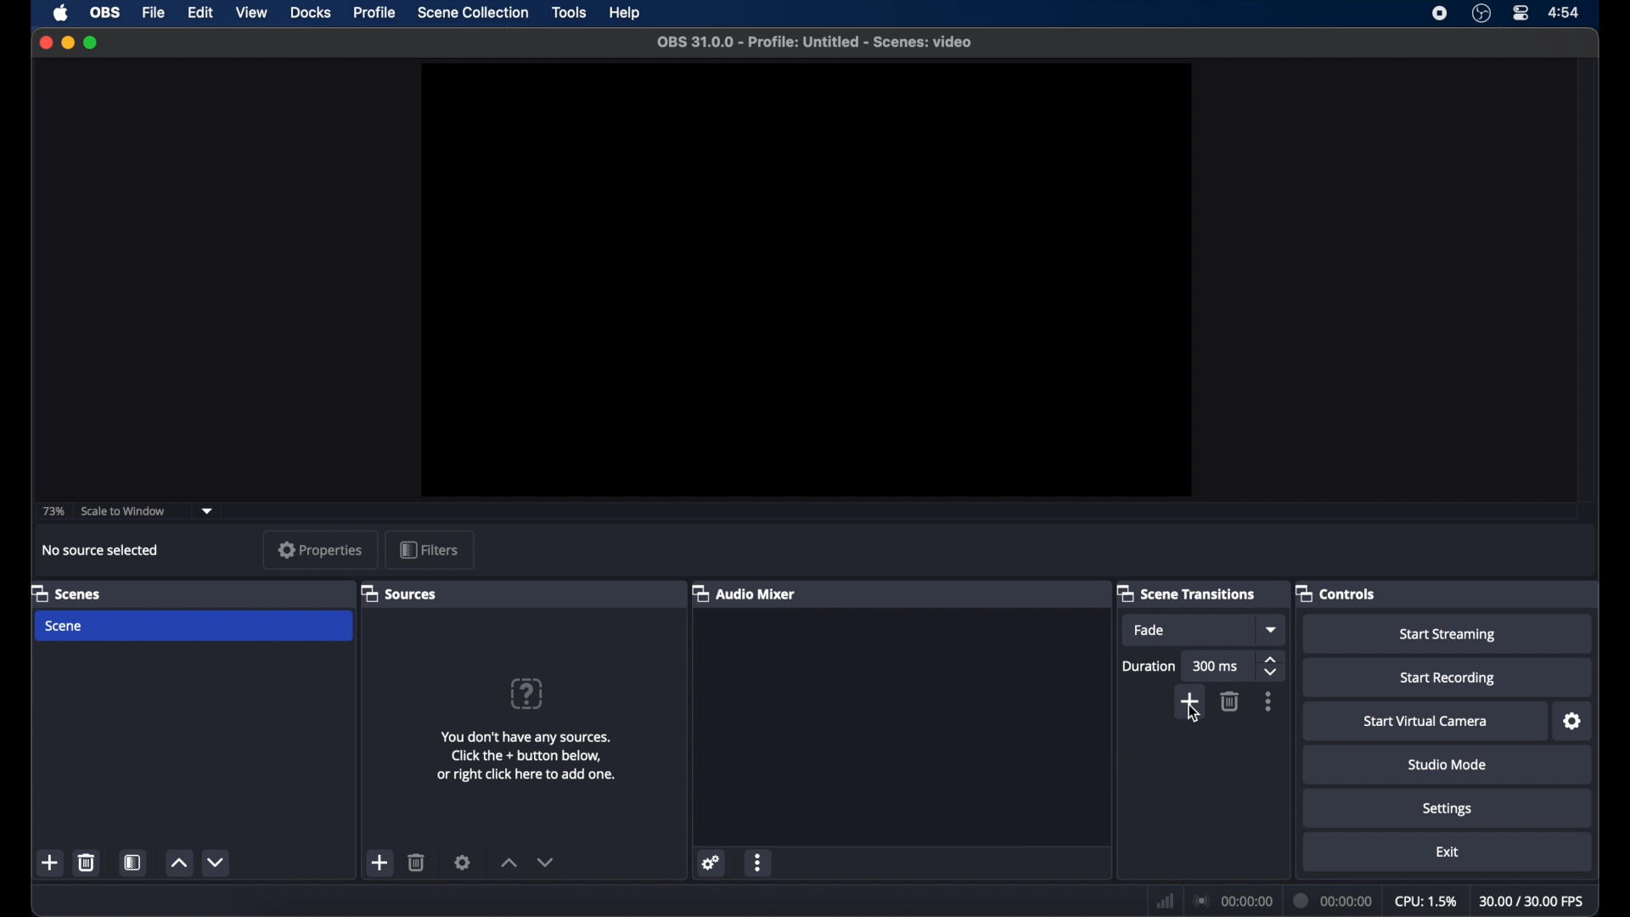  I want to click on scenes, so click(65, 593).